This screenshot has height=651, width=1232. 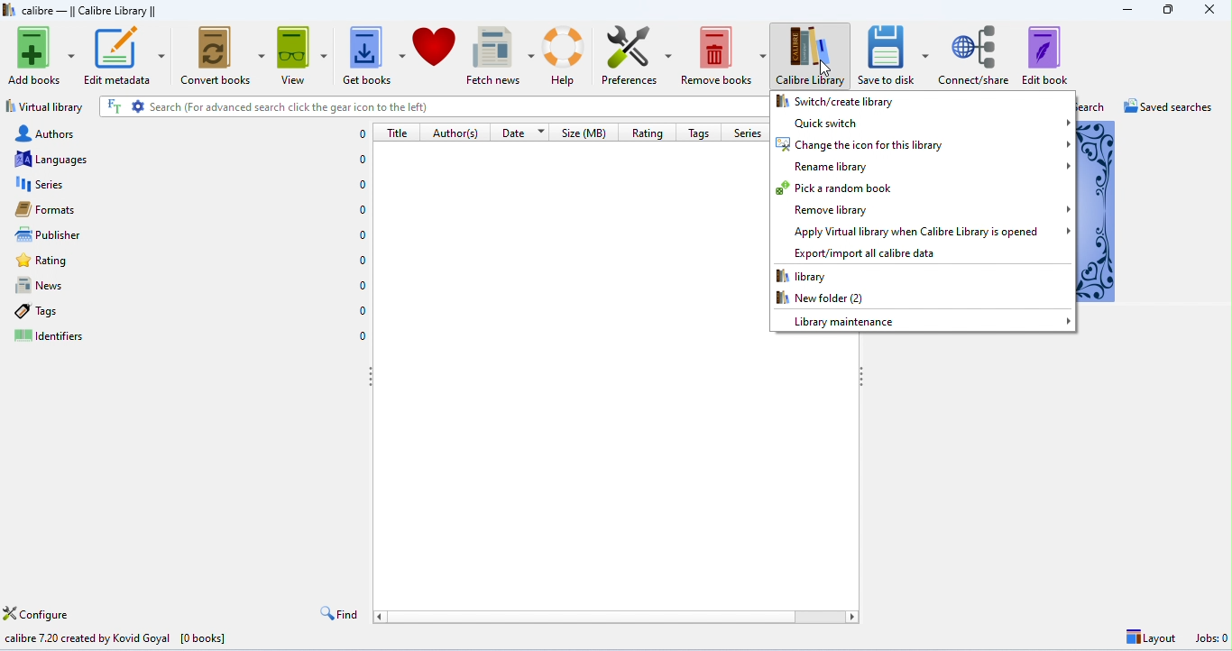 I want to click on drag to expand or collapse, so click(x=864, y=377).